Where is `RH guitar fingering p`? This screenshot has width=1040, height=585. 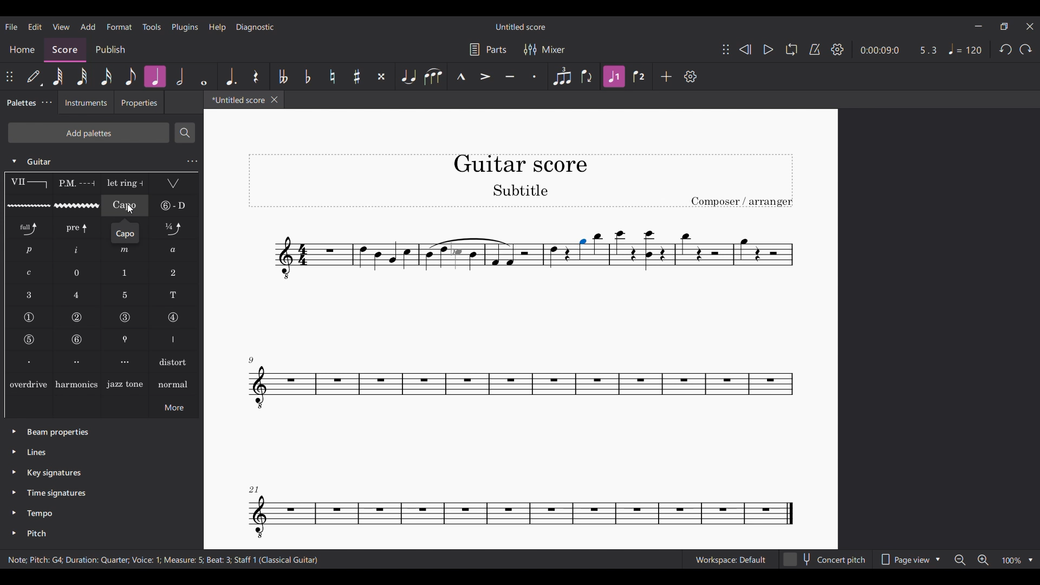
RH guitar fingering p is located at coordinates (29, 250).